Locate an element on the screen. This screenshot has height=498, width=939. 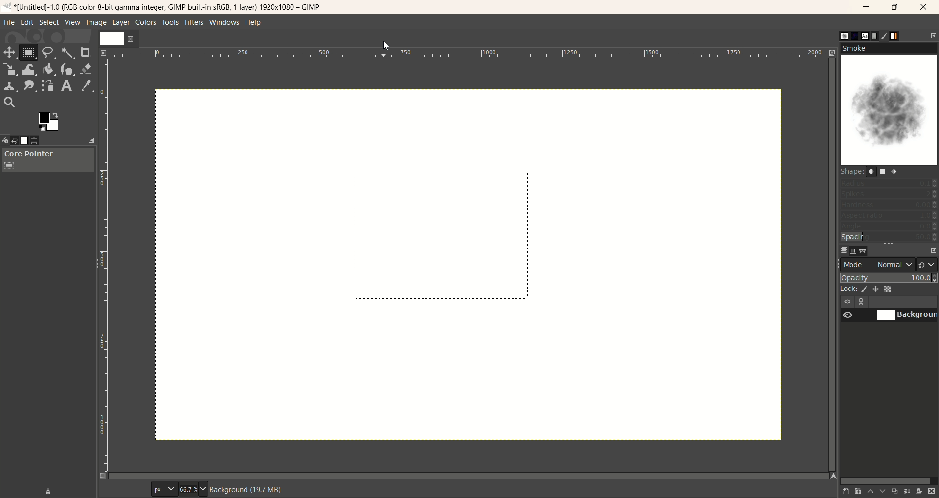
lock pixels is located at coordinates (864, 290).